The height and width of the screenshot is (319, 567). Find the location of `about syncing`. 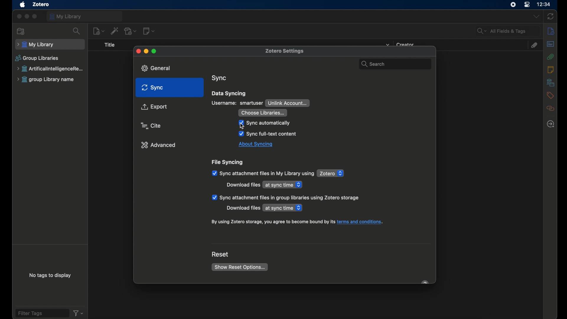

about syncing is located at coordinates (256, 145).